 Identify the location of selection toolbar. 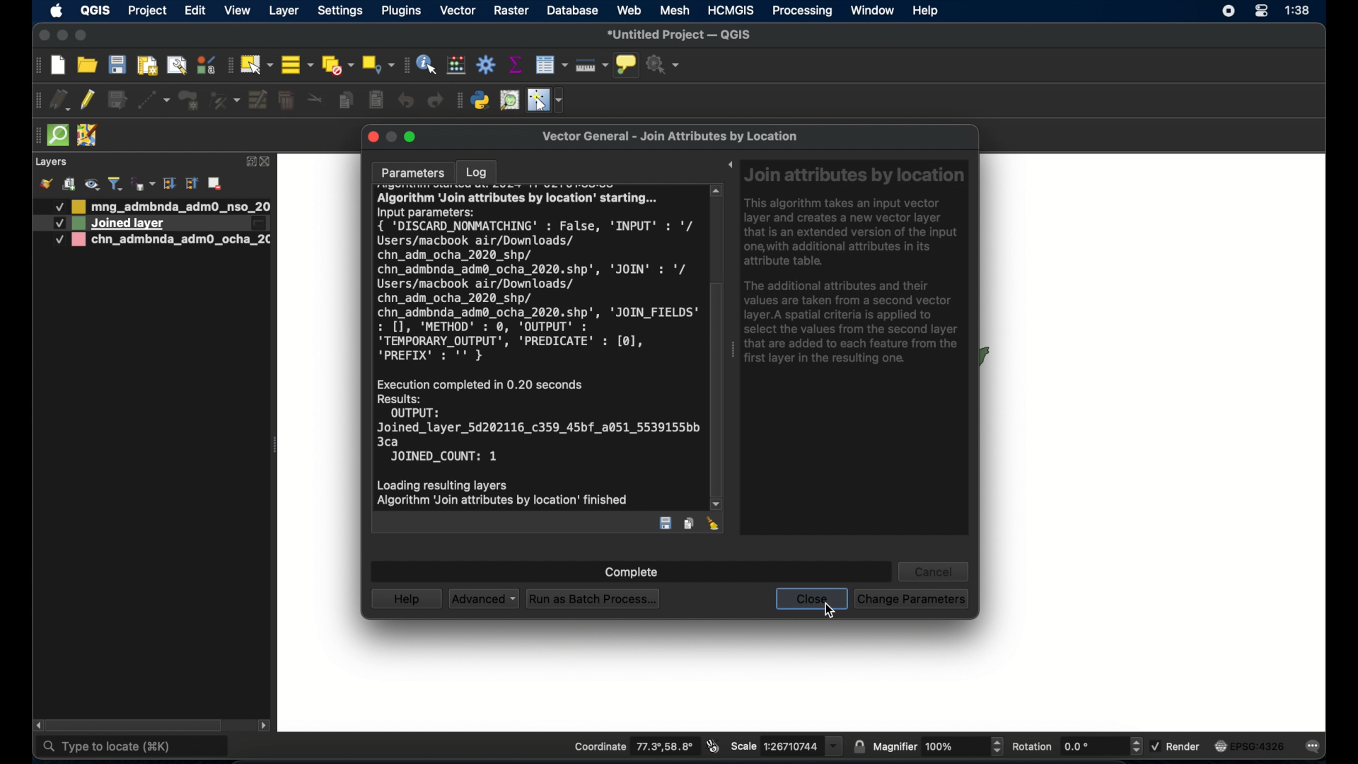
(227, 65).